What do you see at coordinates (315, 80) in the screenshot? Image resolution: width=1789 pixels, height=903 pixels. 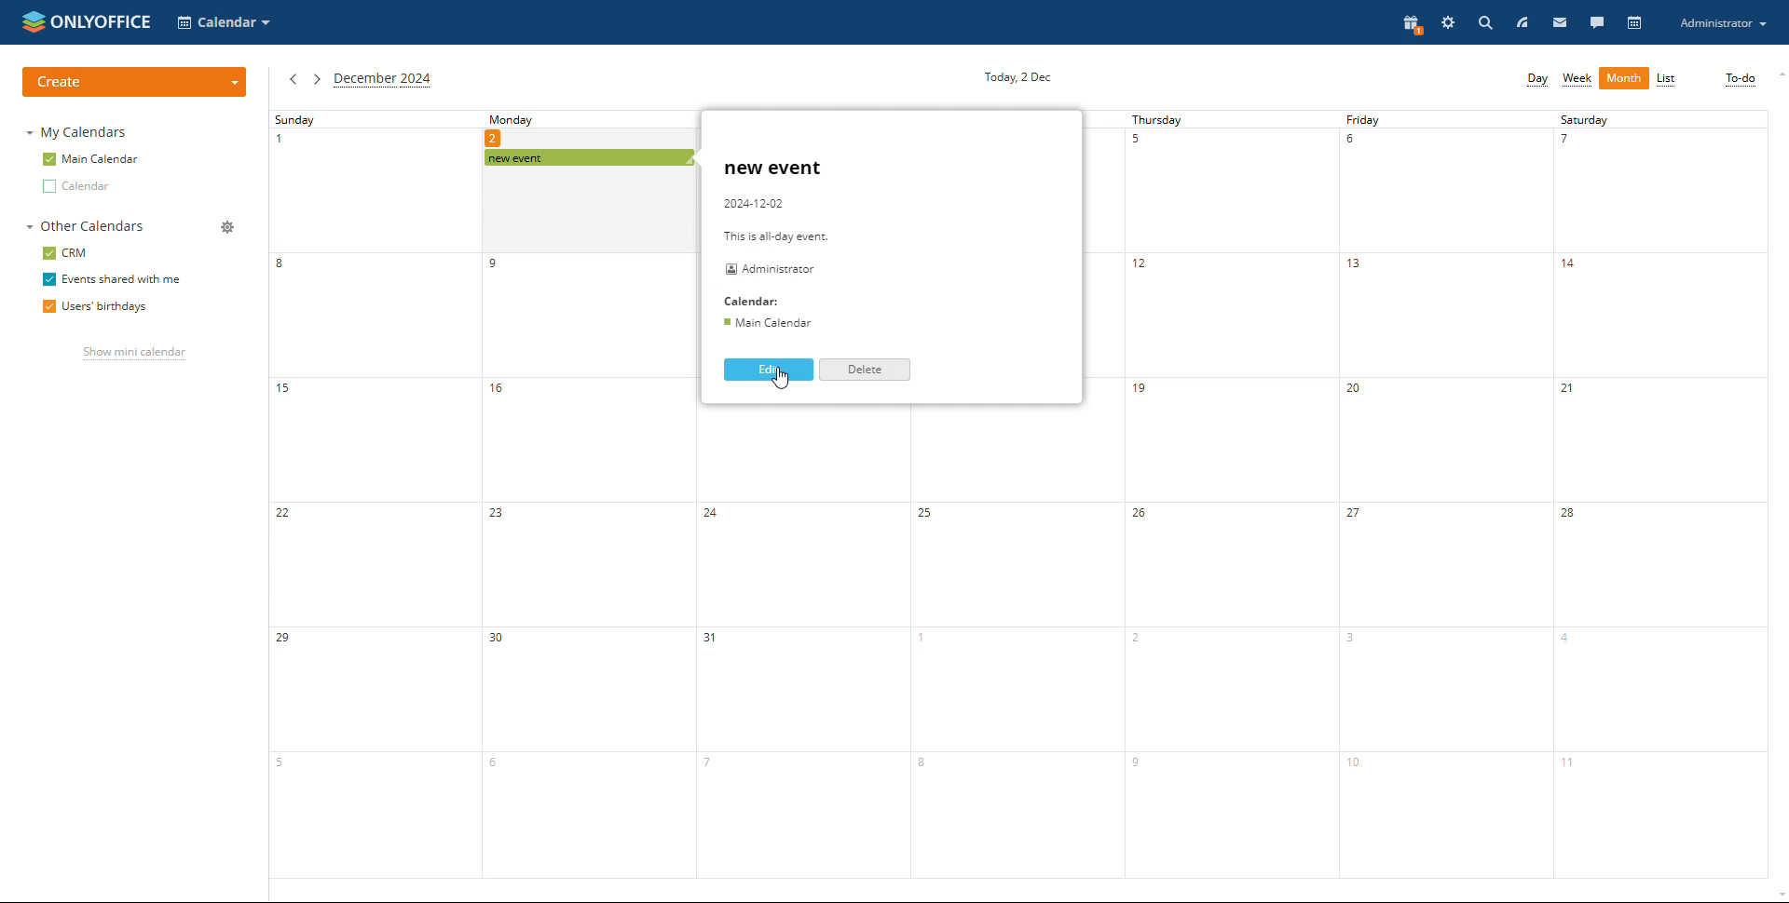 I see `next month` at bounding box center [315, 80].